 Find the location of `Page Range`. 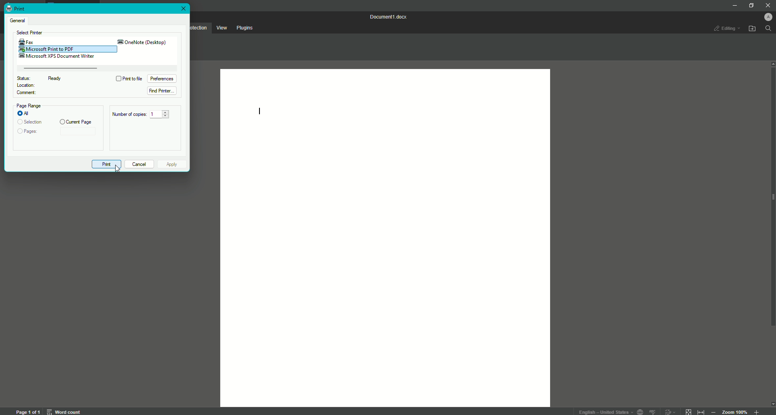

Page Range is located at coordinates (31, 105).